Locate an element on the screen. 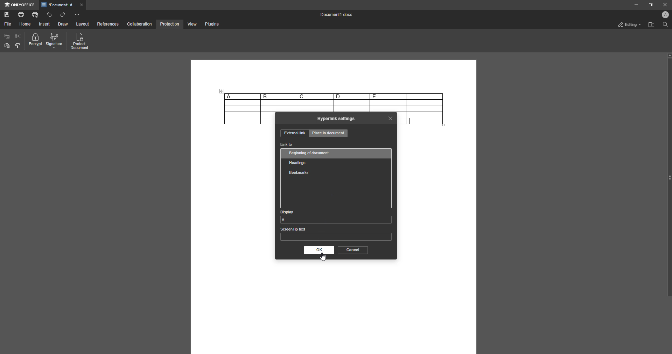  Home is located at coordinates (26, 24).